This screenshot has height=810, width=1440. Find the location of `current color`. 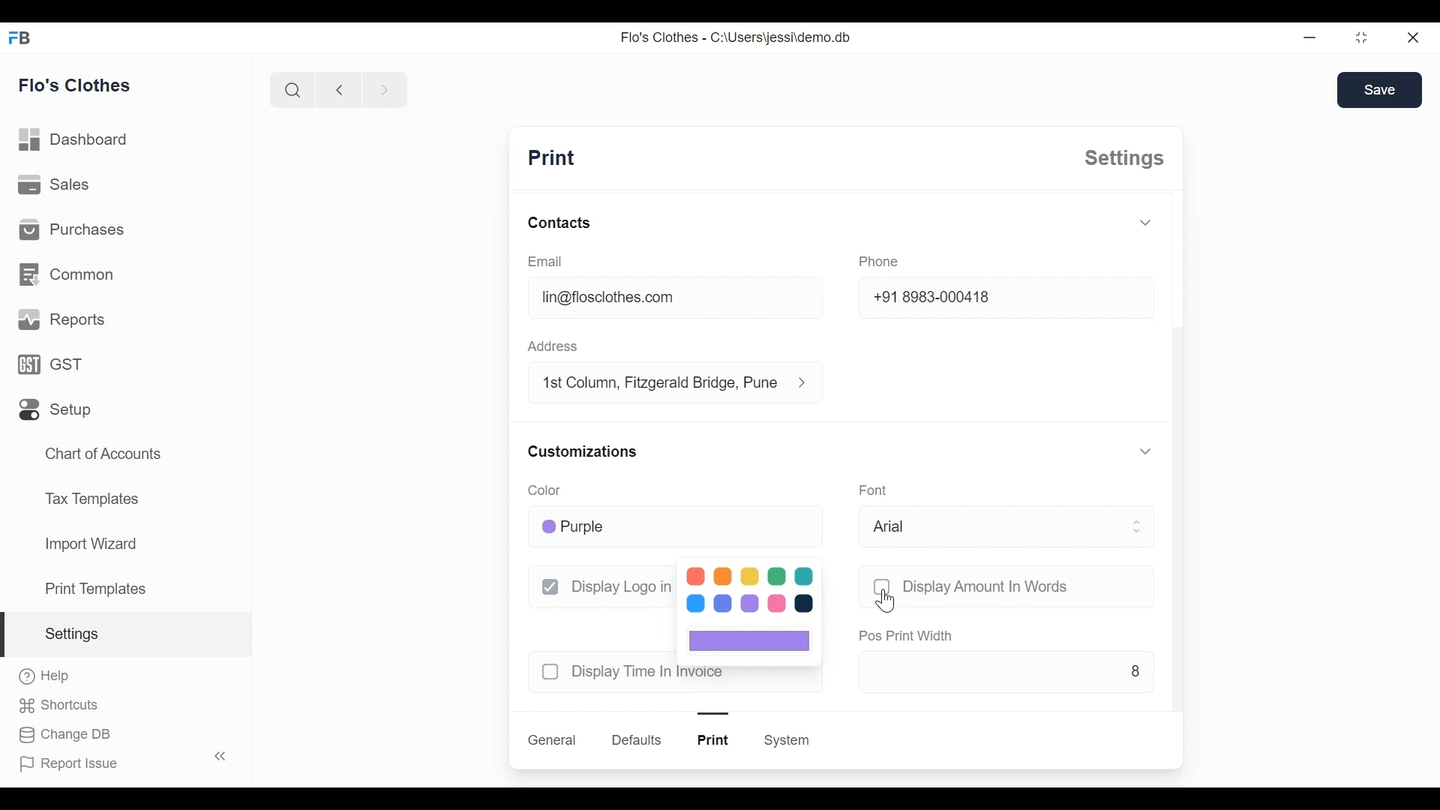

current color is located at coordinates (750, 640).